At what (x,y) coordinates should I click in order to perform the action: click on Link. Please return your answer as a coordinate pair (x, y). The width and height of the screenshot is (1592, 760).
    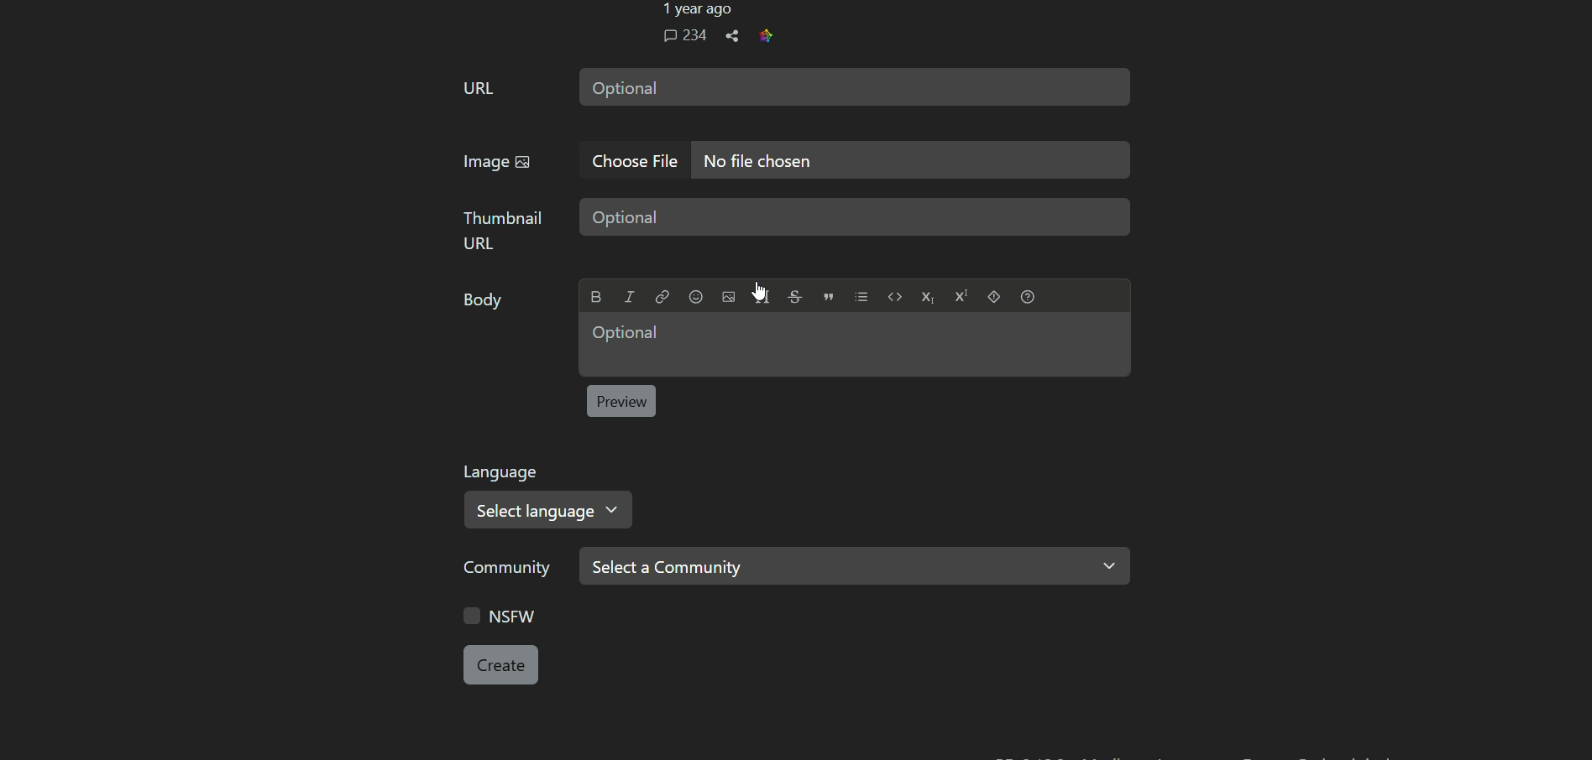
    Looking at the image, I should click on (662, 297).